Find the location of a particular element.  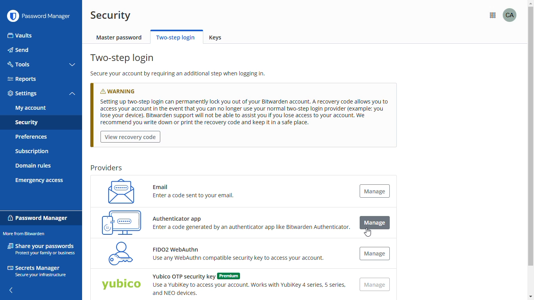

two-step login is located at coordinates (123, 58).